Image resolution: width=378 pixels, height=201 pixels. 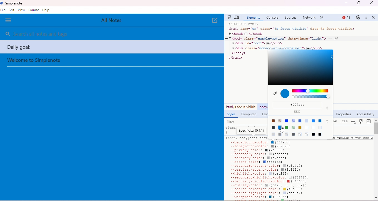 I want to click on search-highlight-color, so click(x=267, y=193).